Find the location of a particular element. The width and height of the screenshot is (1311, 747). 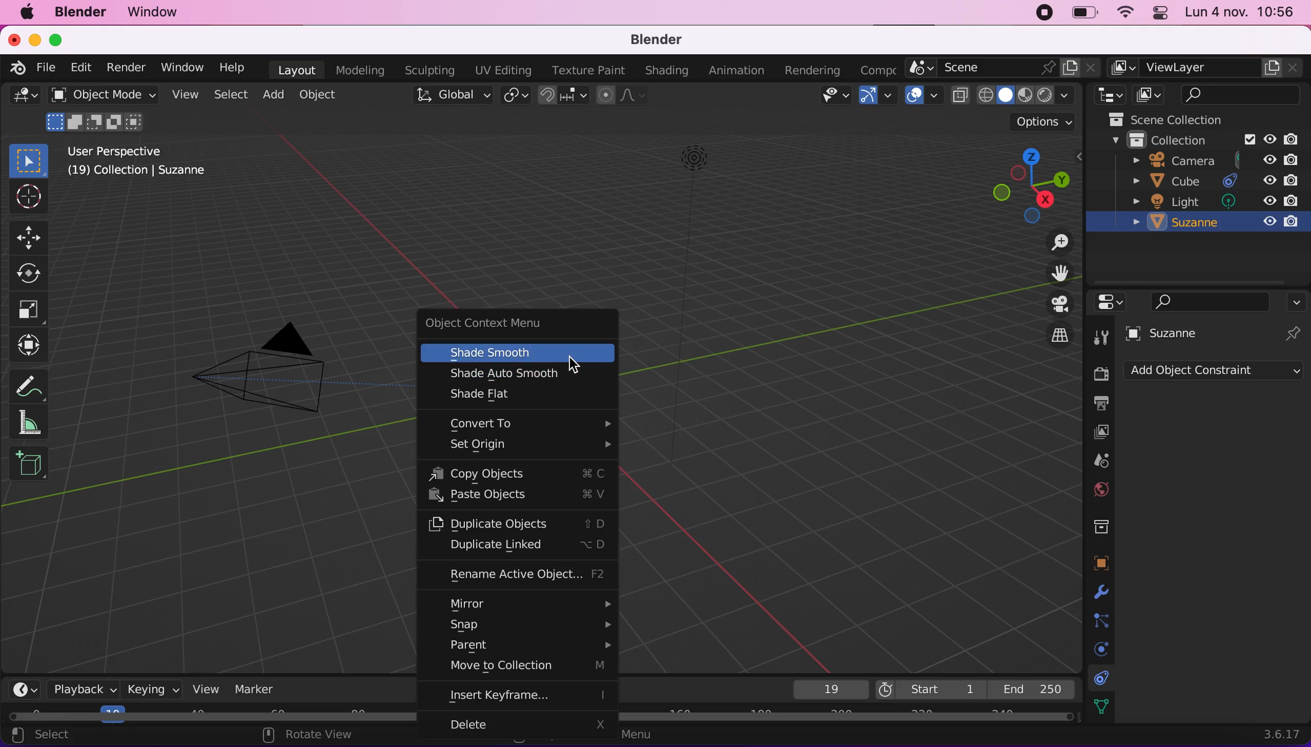

shade smooth is located at coordinates (518, 354).